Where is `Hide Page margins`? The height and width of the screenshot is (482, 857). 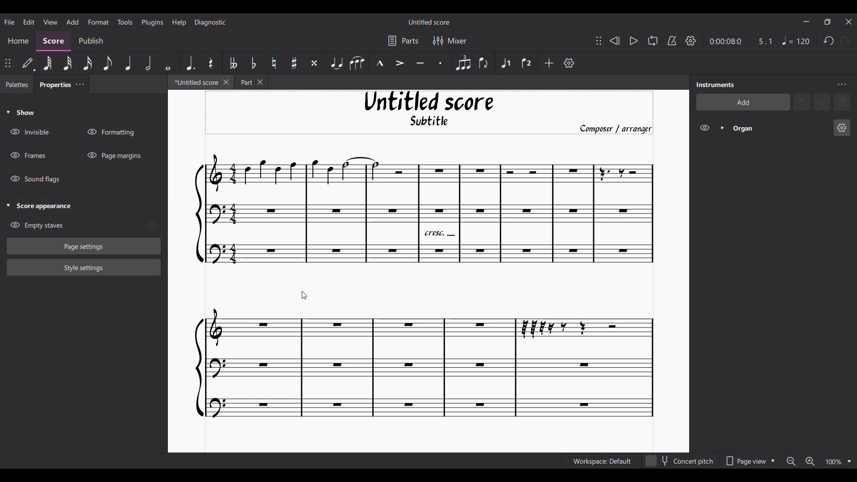
Hide Page margins is located at coordinates (114, 155).